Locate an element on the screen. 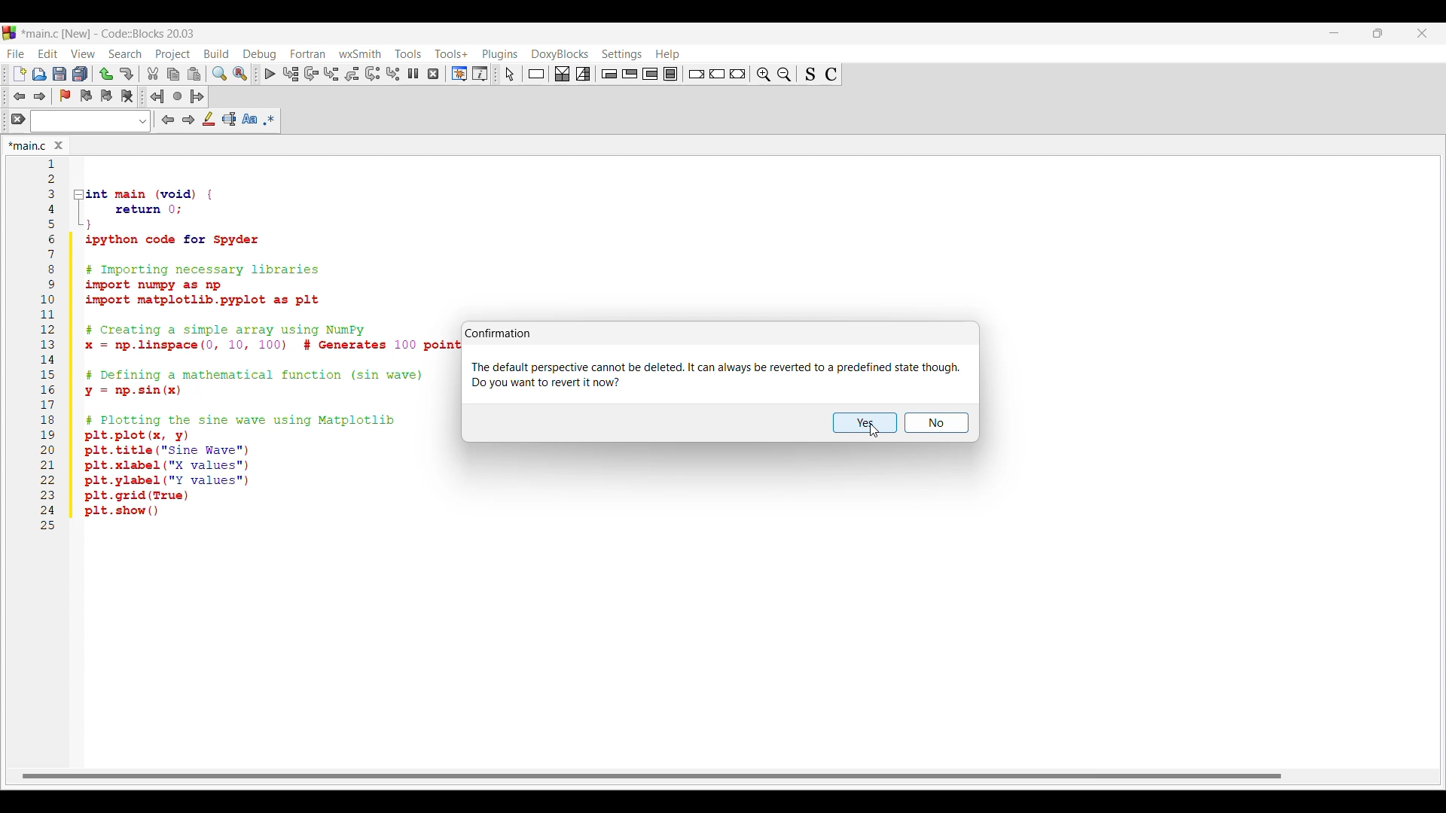 The height and width of the screenshot is (813, 1446). No is located at coordinates (937, 422).